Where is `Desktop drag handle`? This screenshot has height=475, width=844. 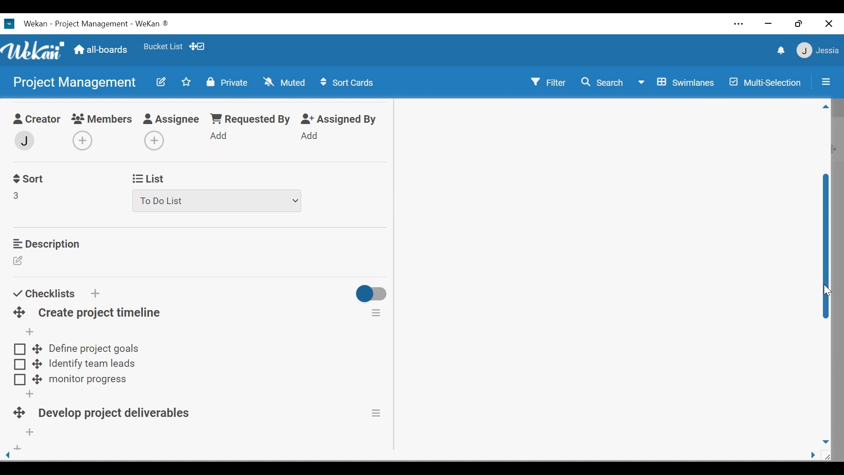 Desktop drag handle is located at coordinates (37, 363).